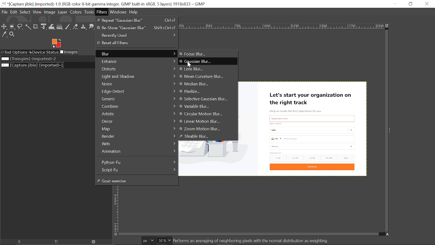 The image size is (435, 245). Describe the element at coordinates (52, 27) in the screenshot. I see `Wrap text tool` at that location.